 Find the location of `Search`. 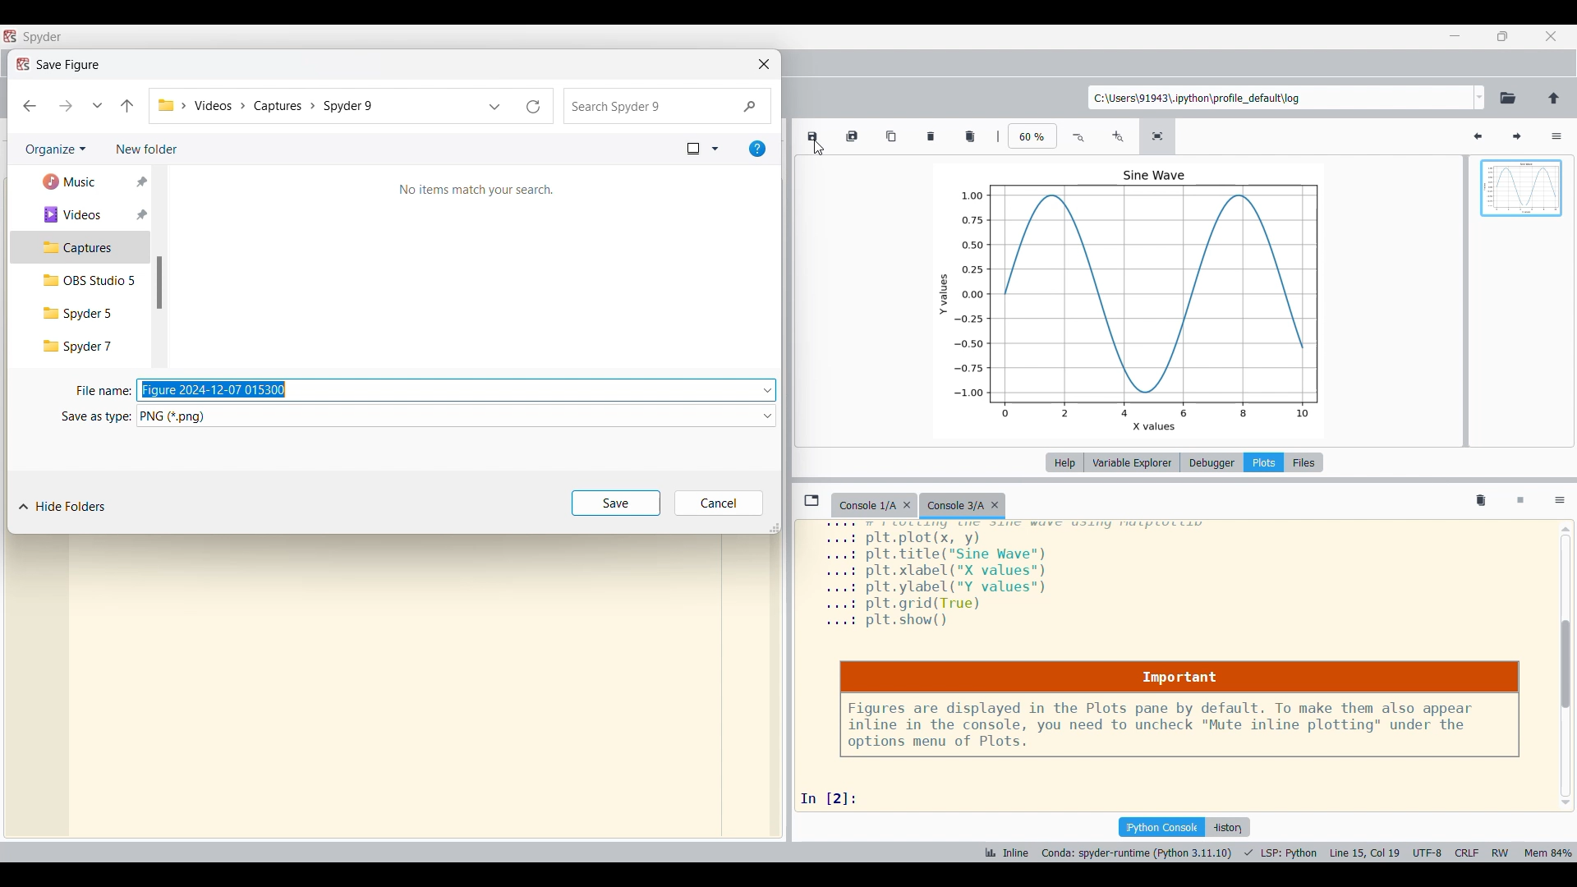

Search is located at coordinates (668, 106).